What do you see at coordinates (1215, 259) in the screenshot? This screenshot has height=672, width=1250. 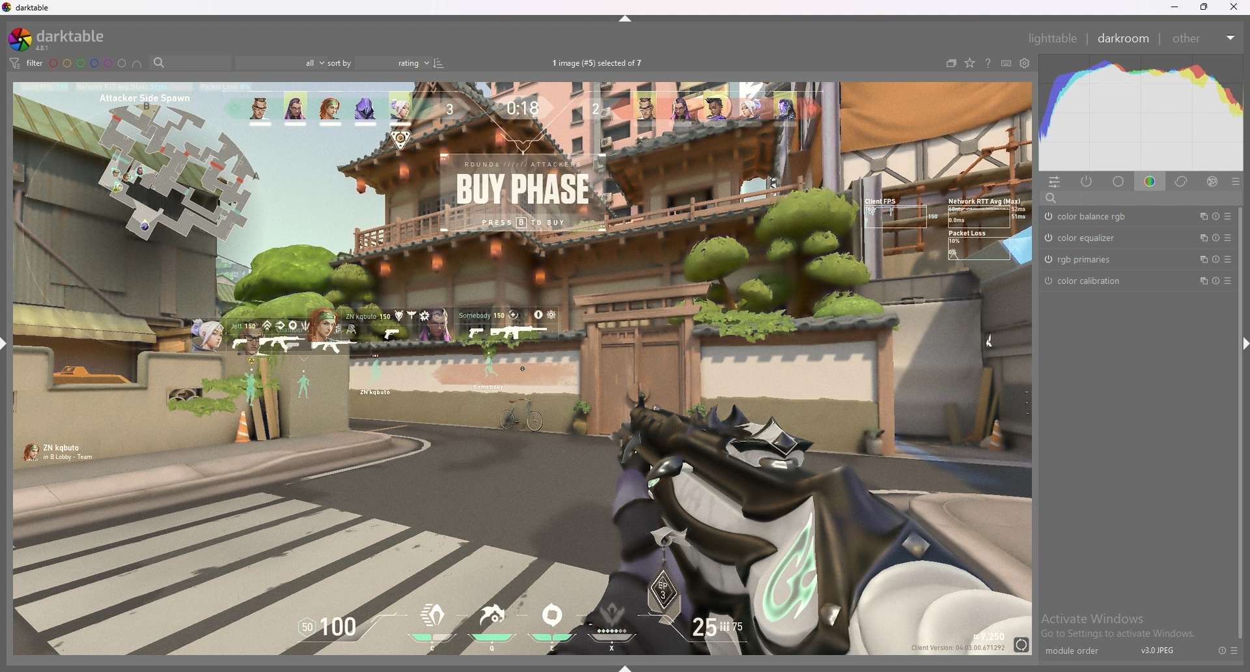 I see `reset` at bounding box center [1215, 259].